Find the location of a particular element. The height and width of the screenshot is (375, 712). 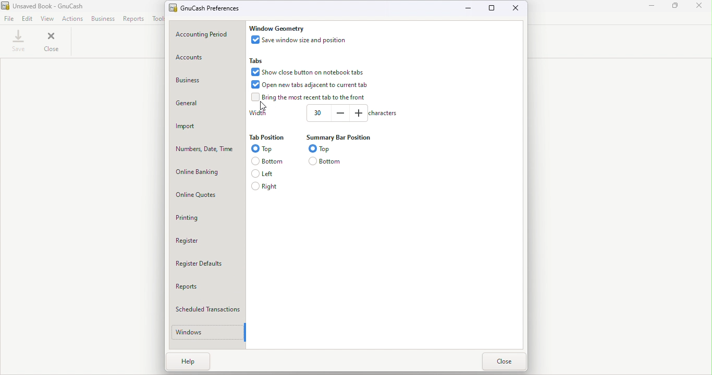

Save is located at coordinates (19, 41).